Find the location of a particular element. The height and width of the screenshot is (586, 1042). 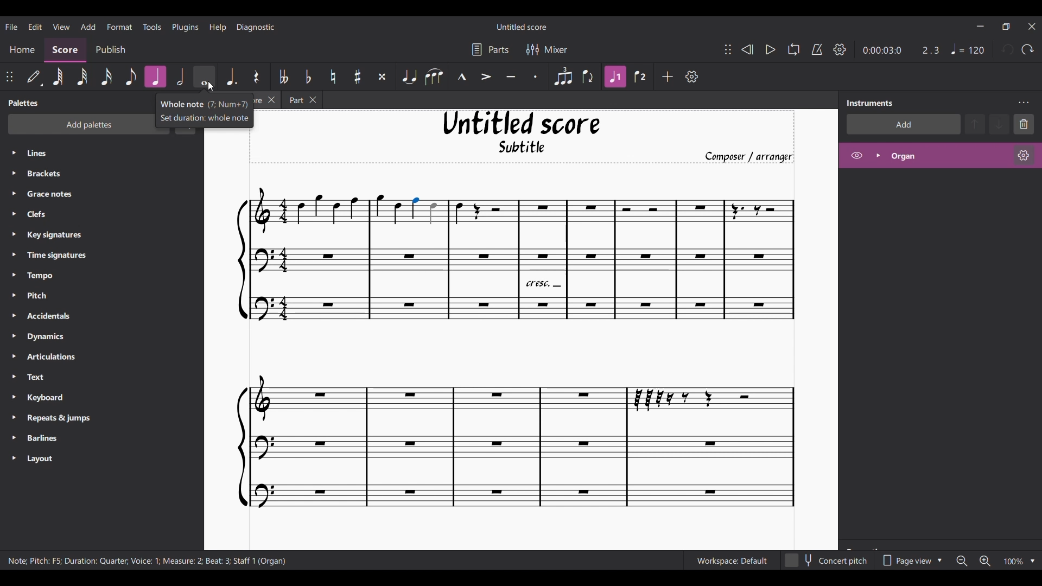

Plugins menu is located at coordinates (185, 27).